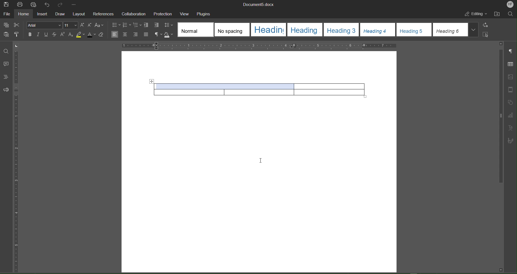 The image size is (517, 274). What do you see at coordinates (498, 14) in the screenshot?
I see `Open File Location` at bounding box center [498, 14].